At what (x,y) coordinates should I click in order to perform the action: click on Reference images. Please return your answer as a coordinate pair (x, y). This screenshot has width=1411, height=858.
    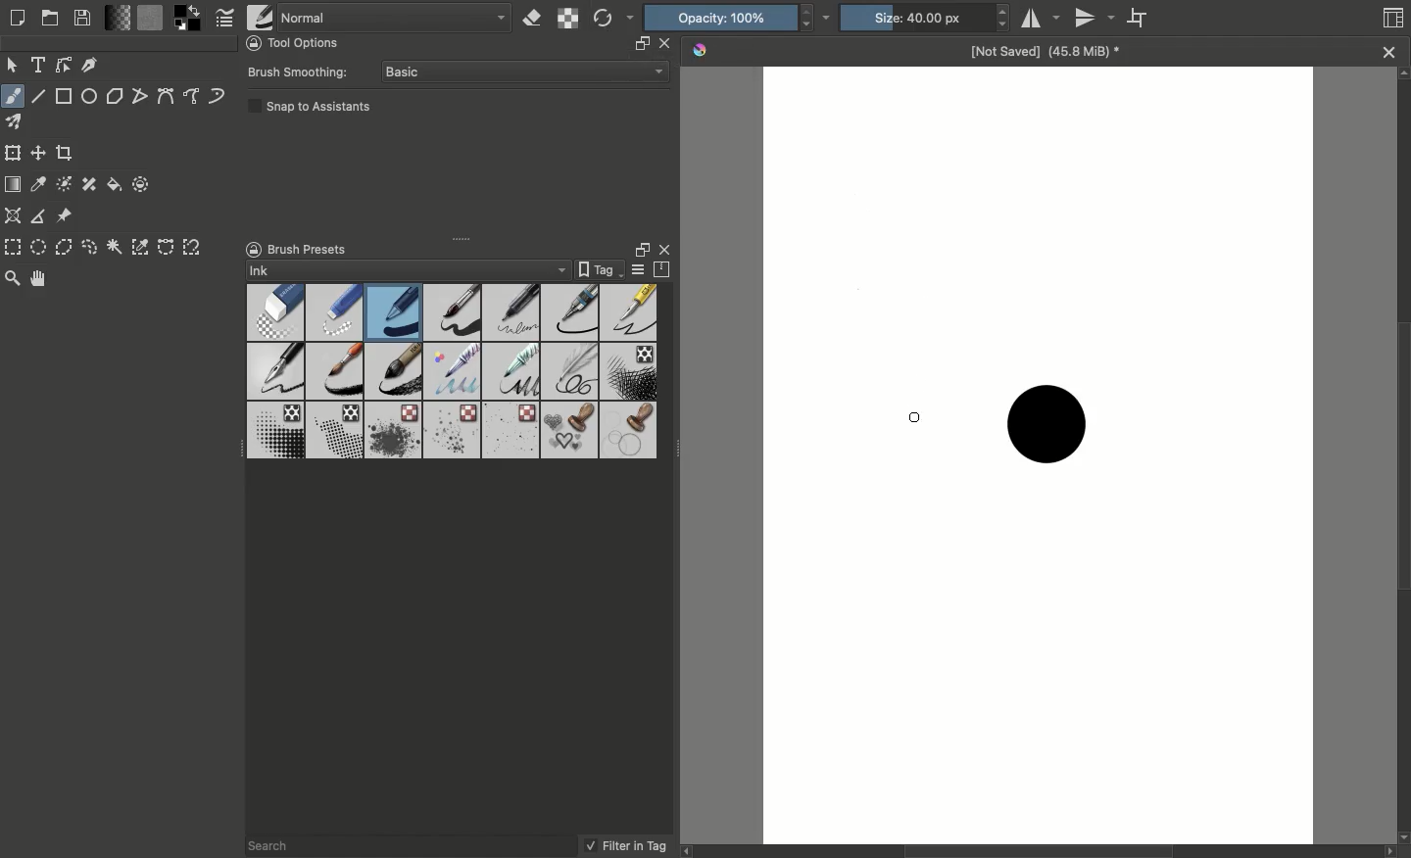
    Looking at the image, I should click on (66, 216).